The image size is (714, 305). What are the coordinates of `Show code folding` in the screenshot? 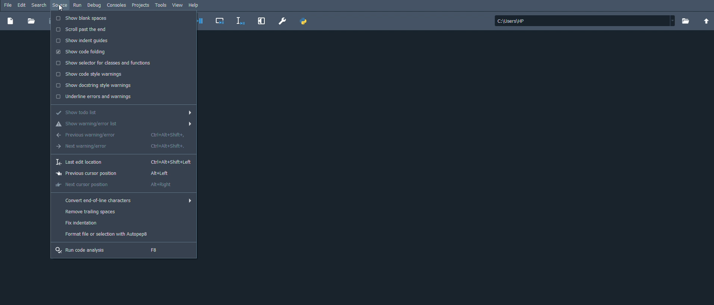 It's located at (83, 51).